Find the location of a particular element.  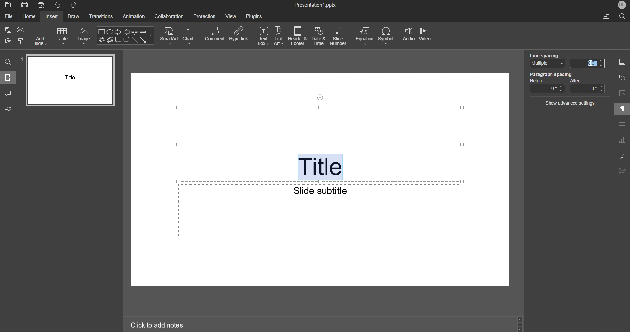

Slide Number is located at coordinates (340, 36).